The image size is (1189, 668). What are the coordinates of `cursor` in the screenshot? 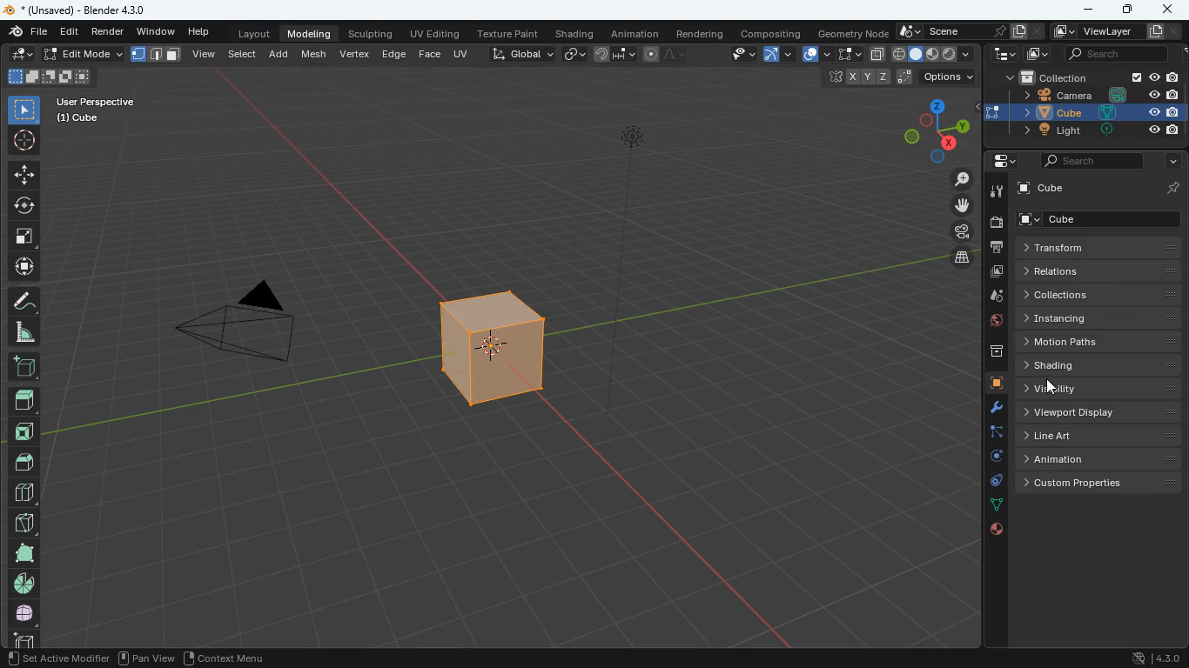 It's located at (1051, 389).